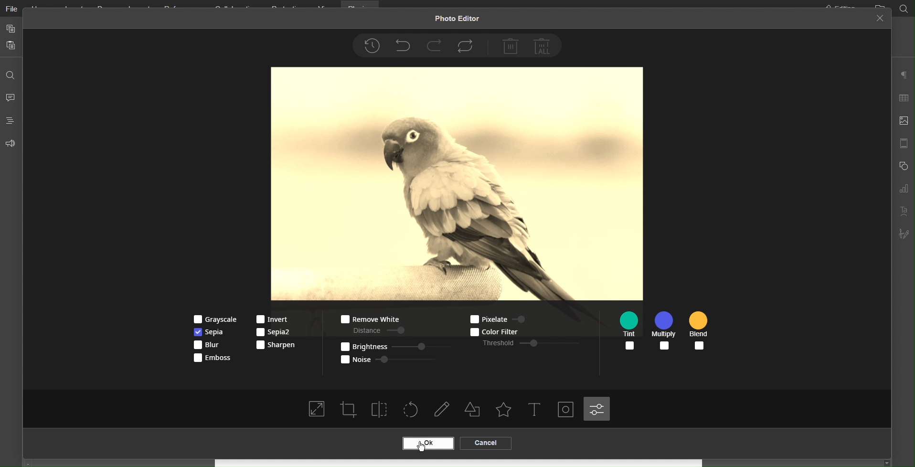 This screenshot has height=467, width=915. What do you see at coordinates (427, 446) in the screenshot?
I see `Cursor` at bounding box center [427, 446].